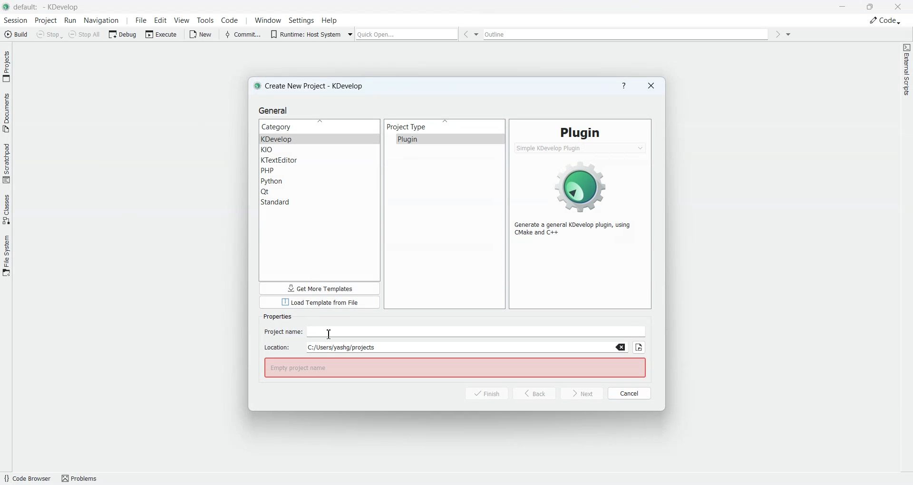 The width and height of the screenshot is (913, 485). Describe the element at coordinates (351, 33) in the screenshot. I see `Drop down box` at that location.